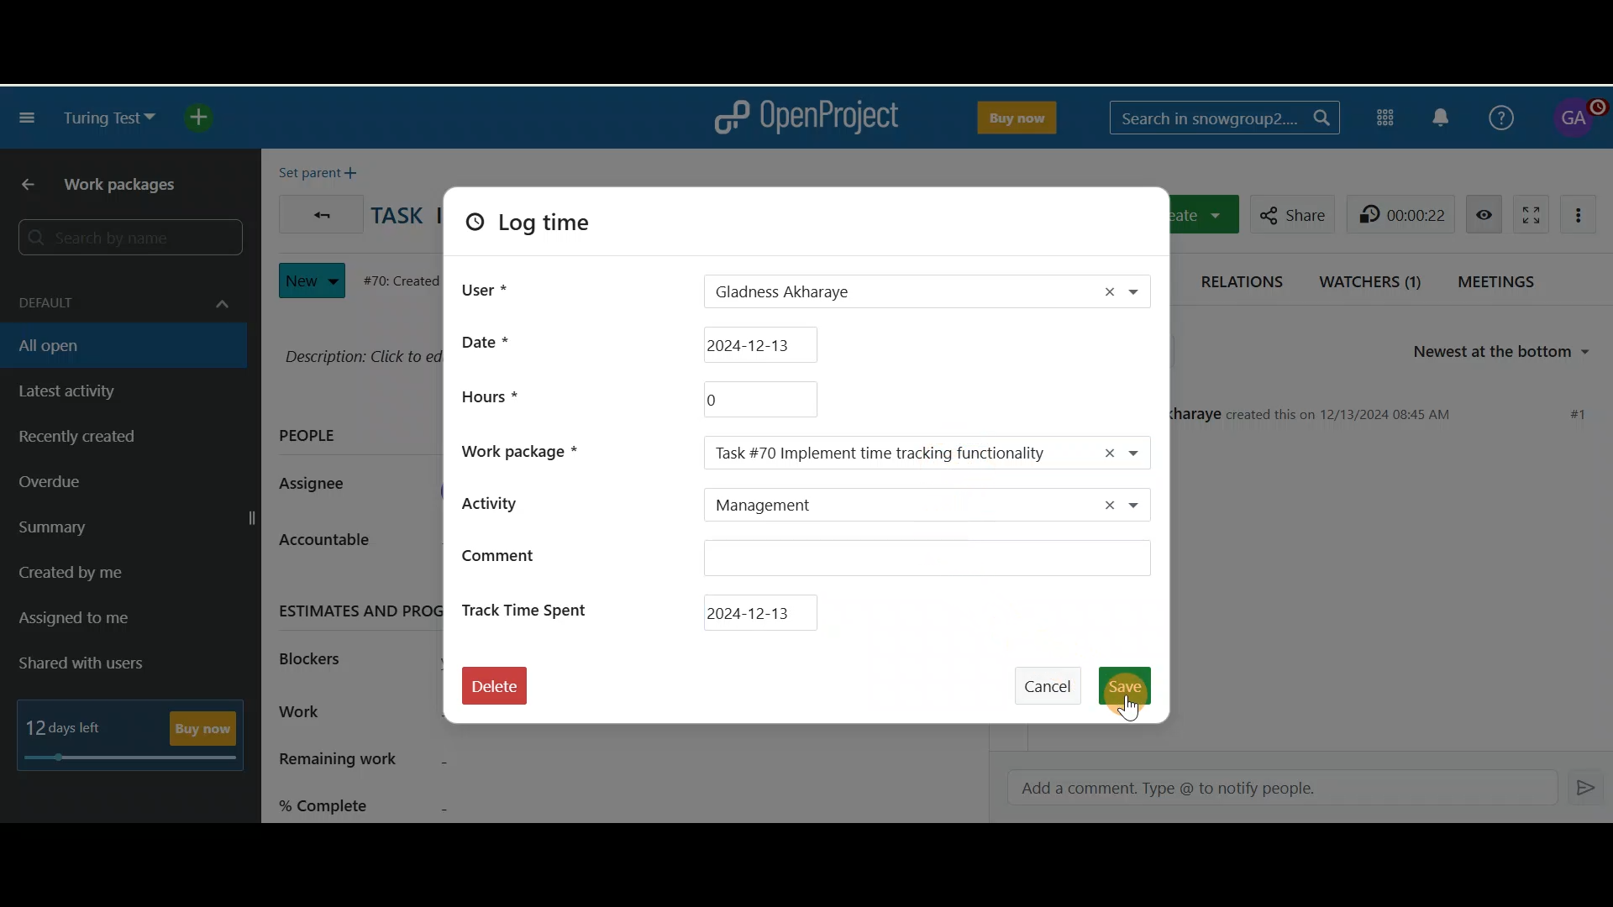 The image size is (1613, 907). I want to click on User, so click(486, 286).